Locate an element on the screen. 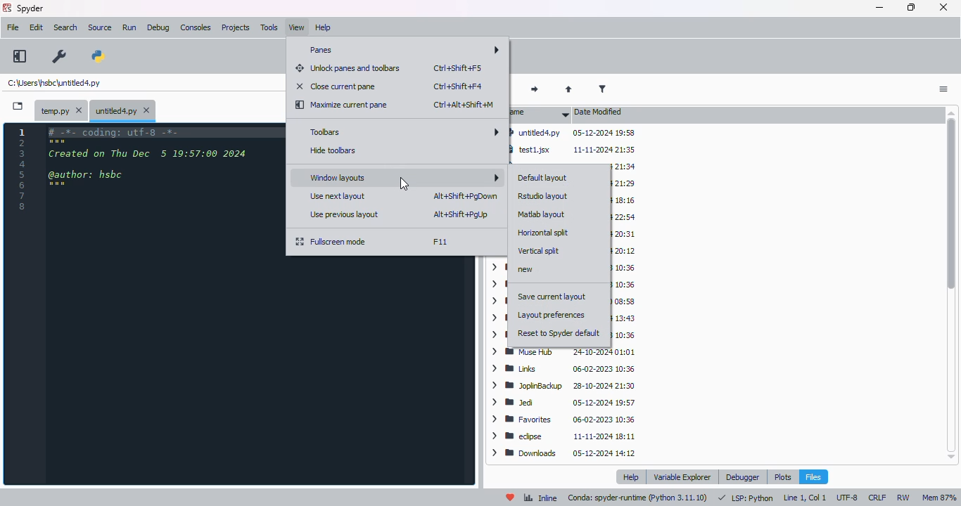  new is located at coordinates (527, 270).